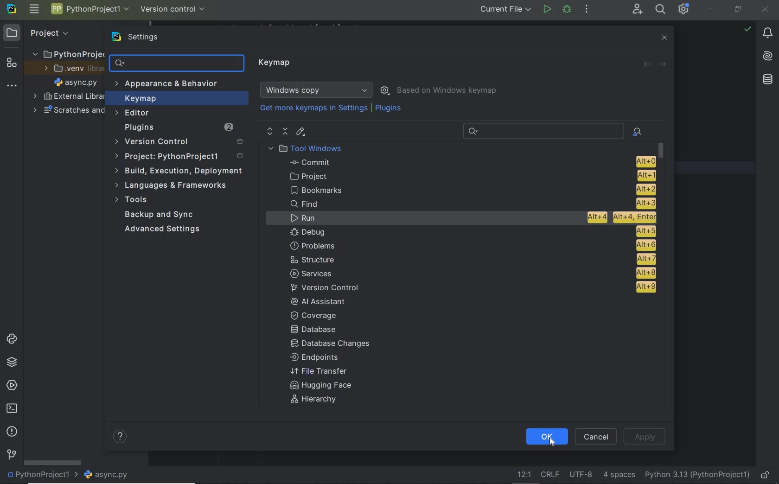 This screenshot has width=779, height=484. I want to click on Cursor Position, so click(550, 441).